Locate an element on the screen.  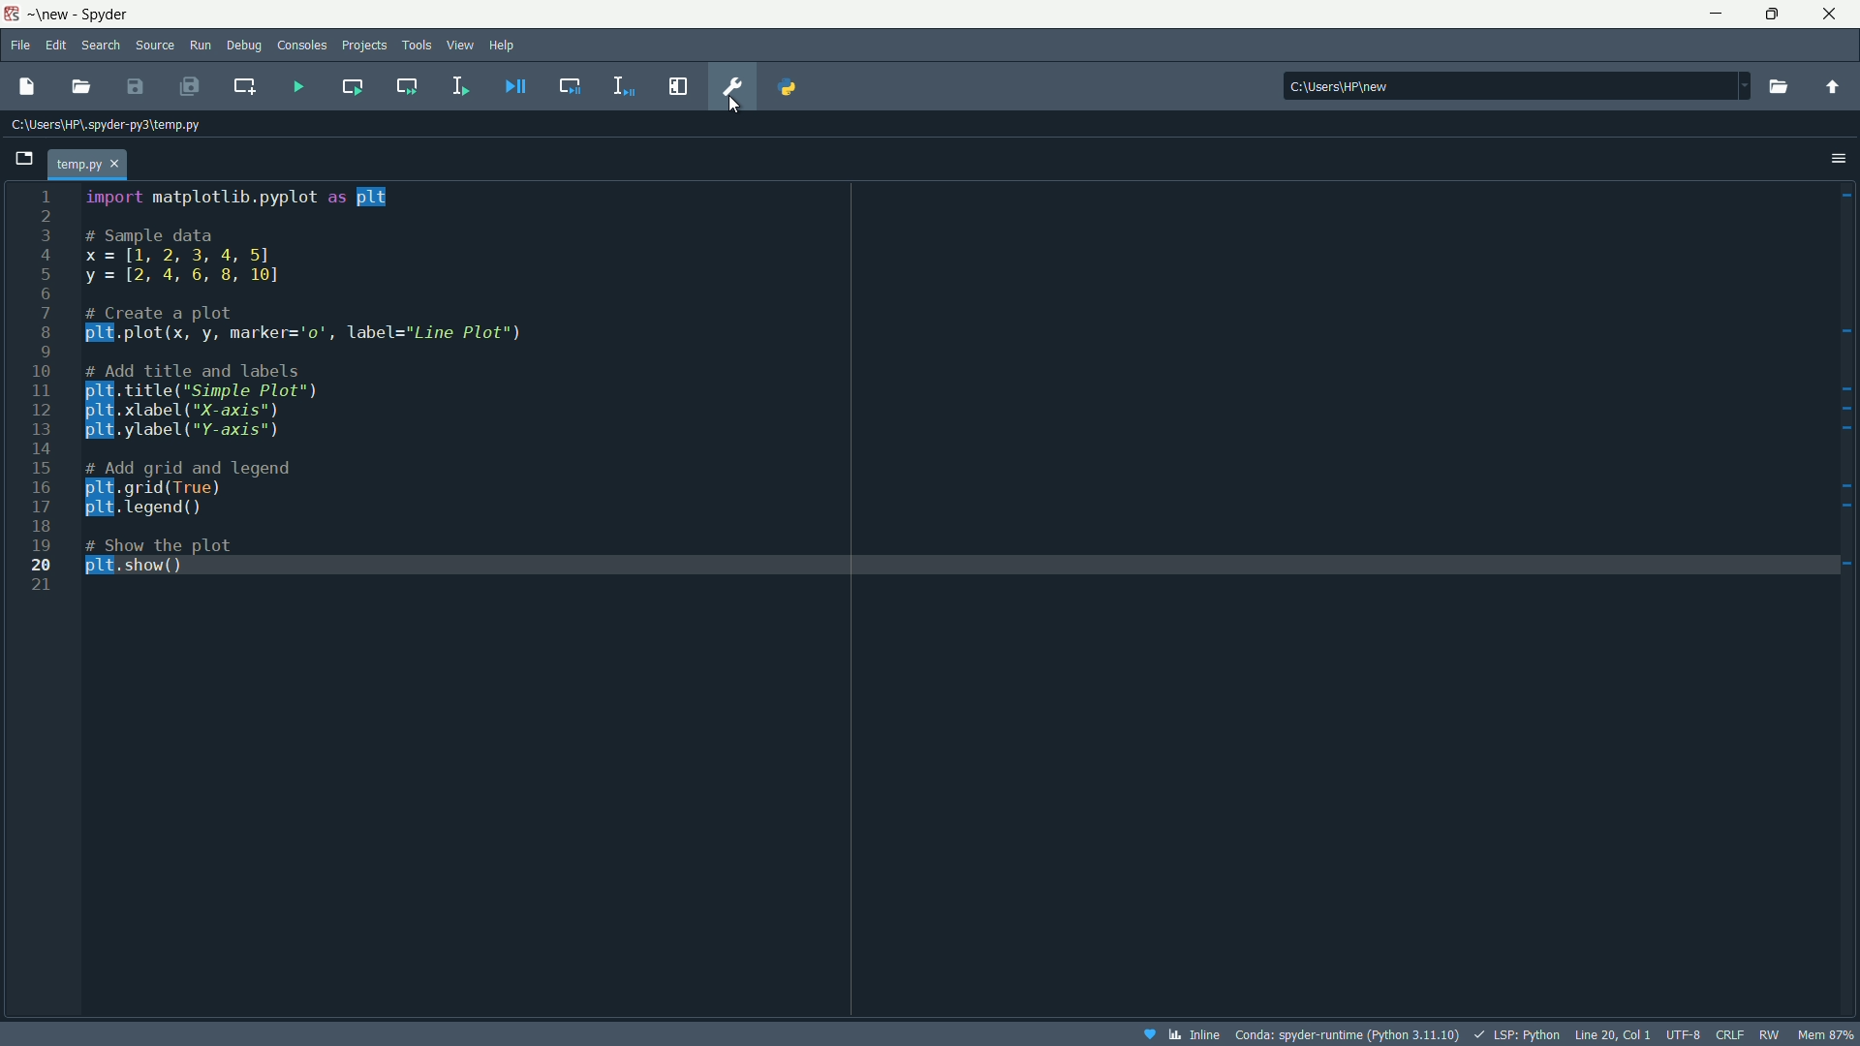
debug file is located at coordinates (516, 85).